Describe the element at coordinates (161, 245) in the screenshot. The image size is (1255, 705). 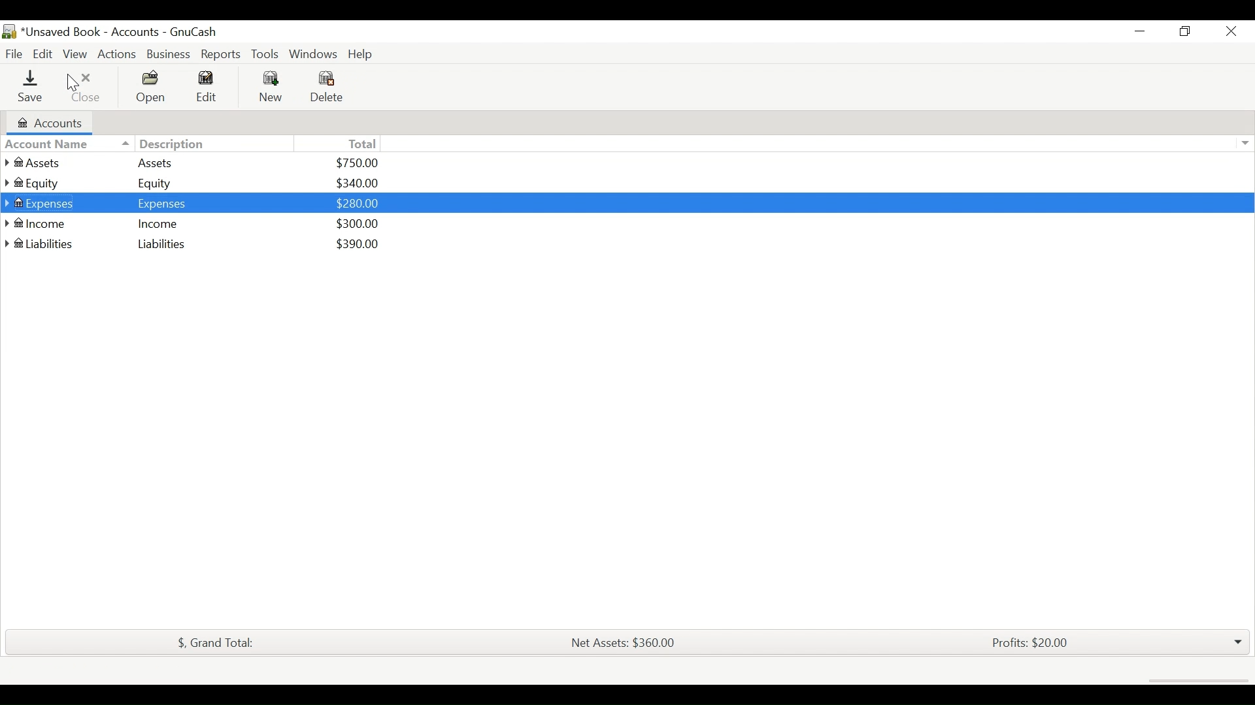
I see `Liabilities` at that location.